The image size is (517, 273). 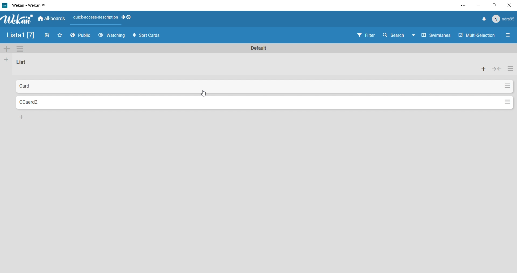 I want to click on Layout Actions, so click(x=111, y=19).